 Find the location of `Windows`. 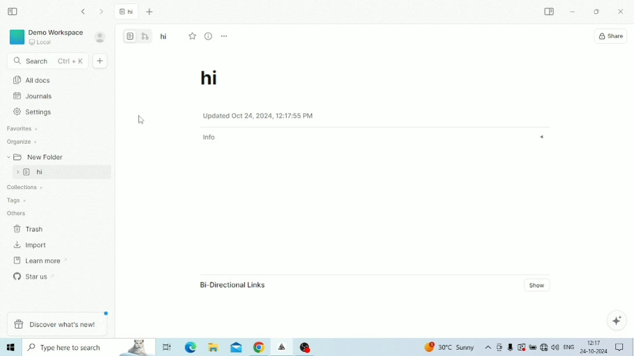

Windows is located at coordinates (12, 347).